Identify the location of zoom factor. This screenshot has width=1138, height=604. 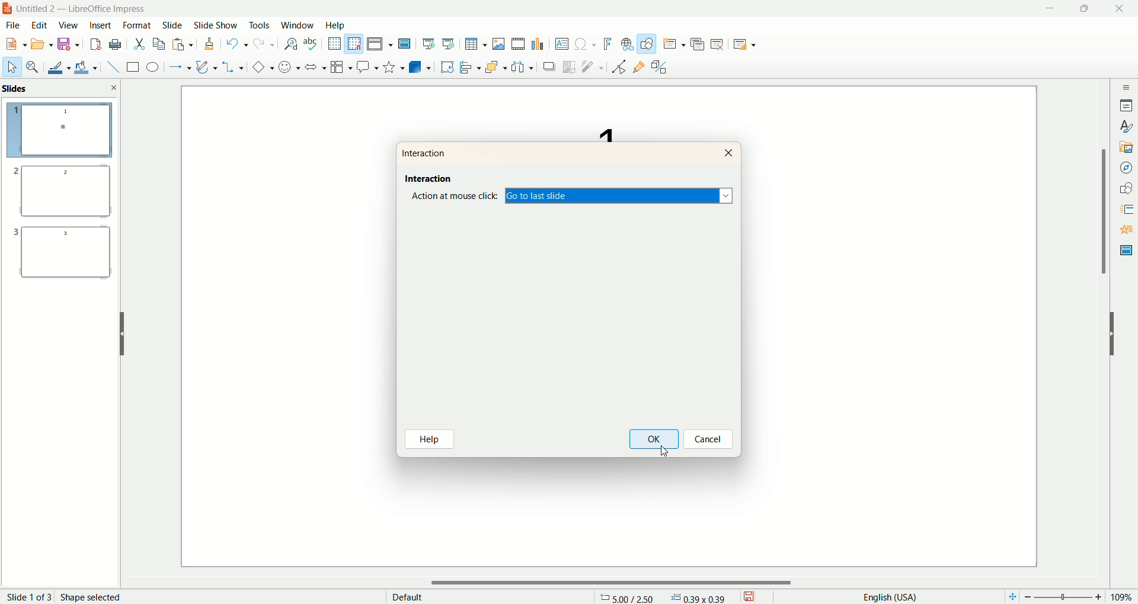
(1069, 597).